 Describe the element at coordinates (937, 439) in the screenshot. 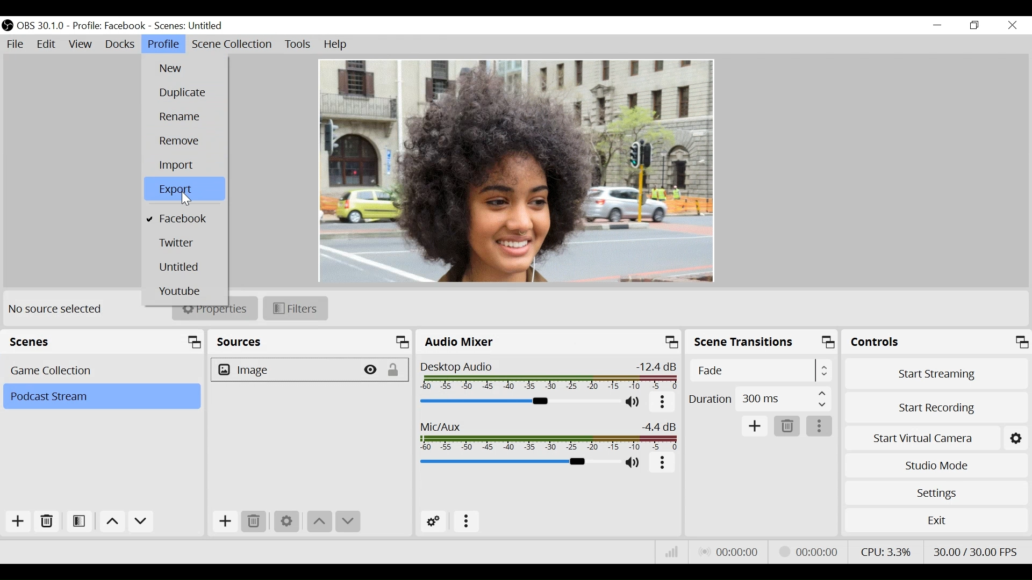

I see `Start Virtual Camera` at that location.